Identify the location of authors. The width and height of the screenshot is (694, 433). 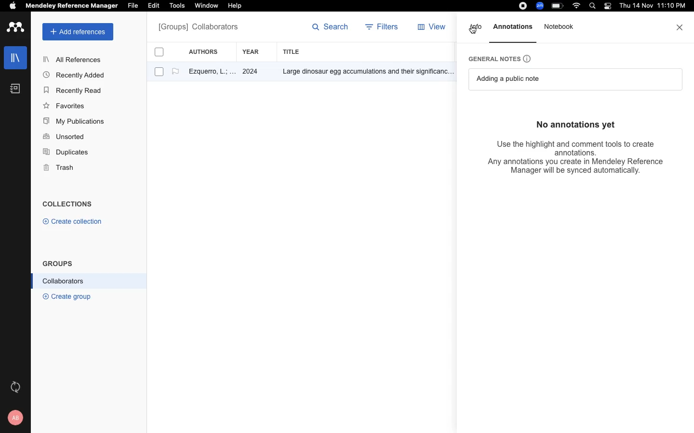
(209, 51).